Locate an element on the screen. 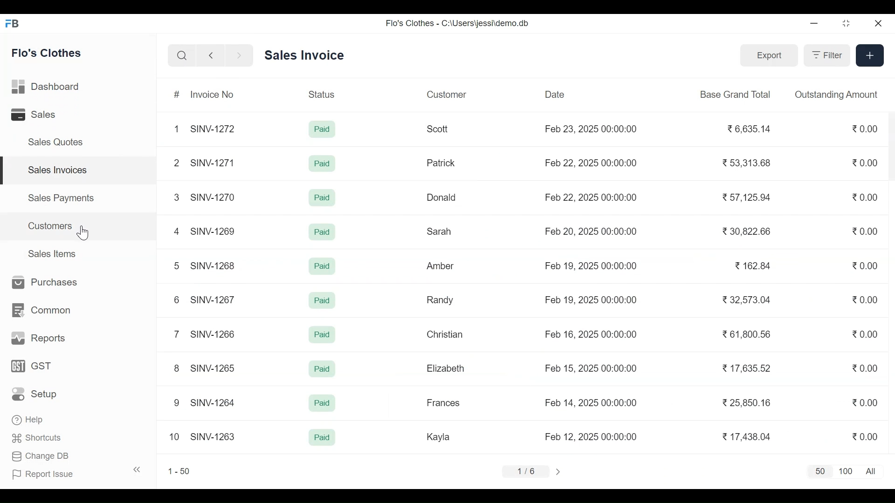 This screenshot has height=503, width=895. Amber is located at coordinates (440, 266).